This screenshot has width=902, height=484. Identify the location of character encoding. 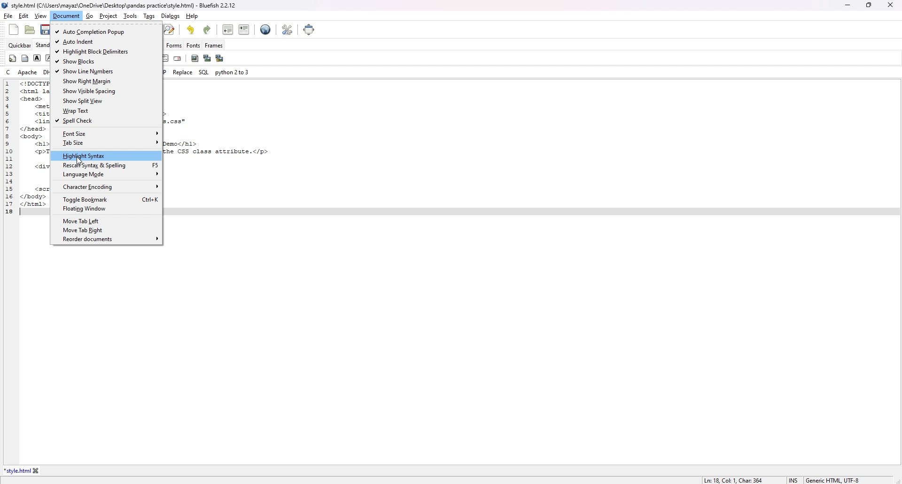
(106, 187).